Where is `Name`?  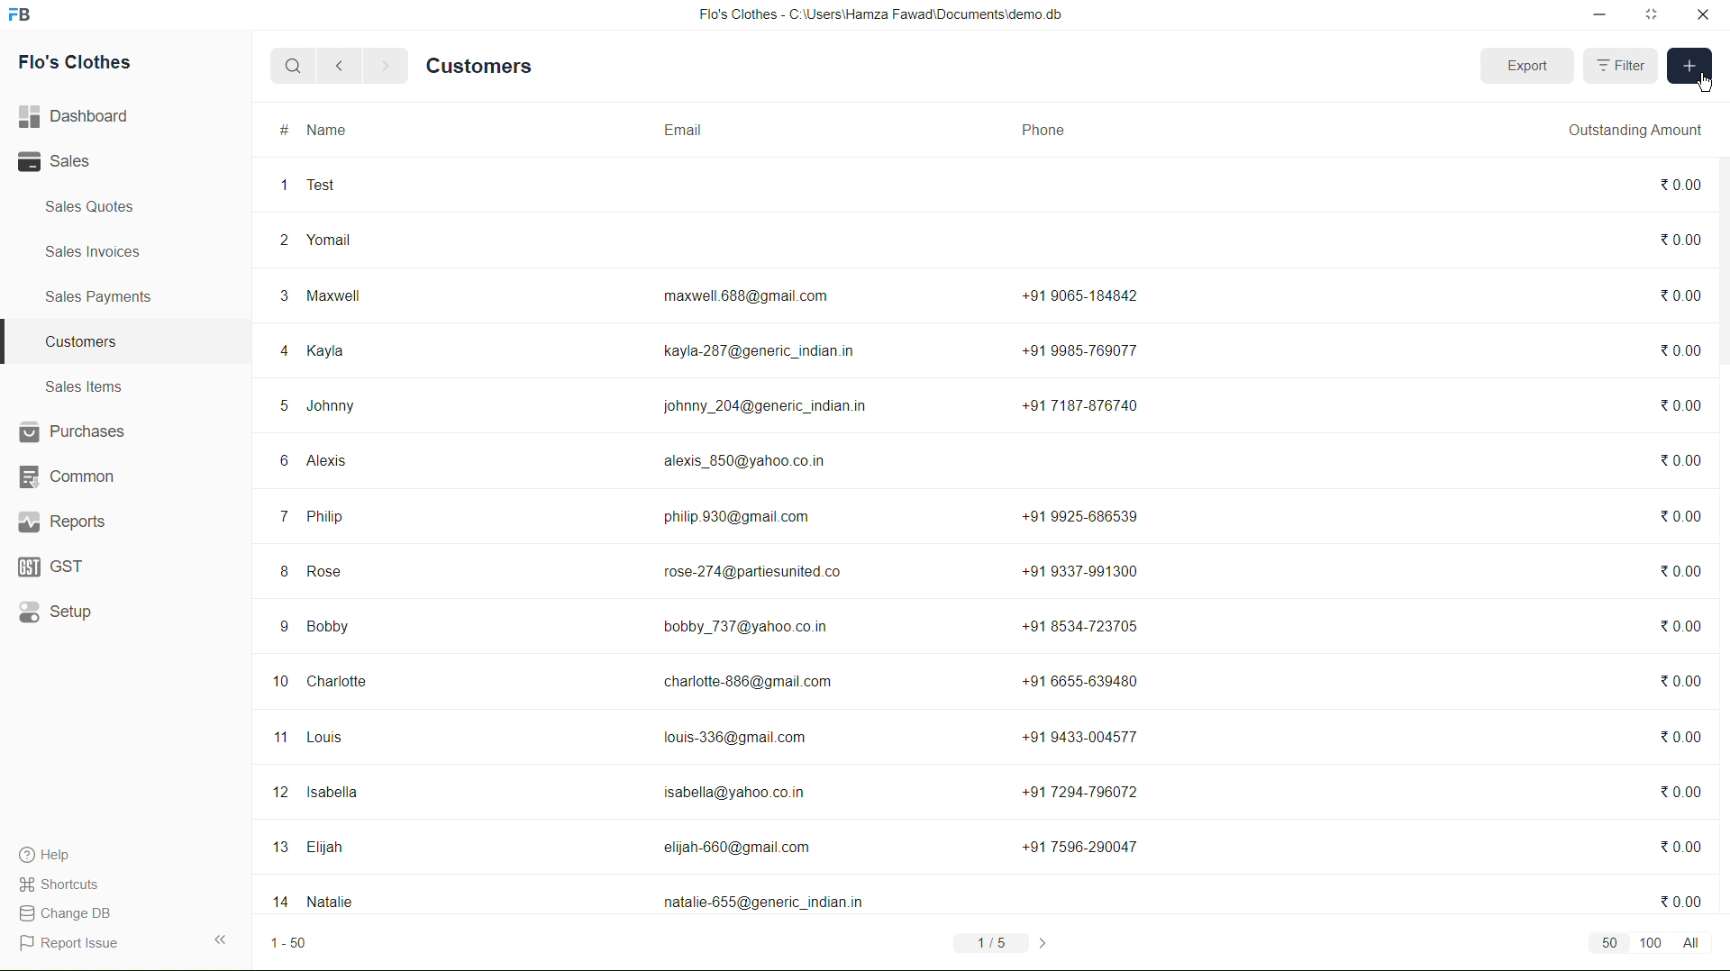
Name is located at coordinates (328, 130).